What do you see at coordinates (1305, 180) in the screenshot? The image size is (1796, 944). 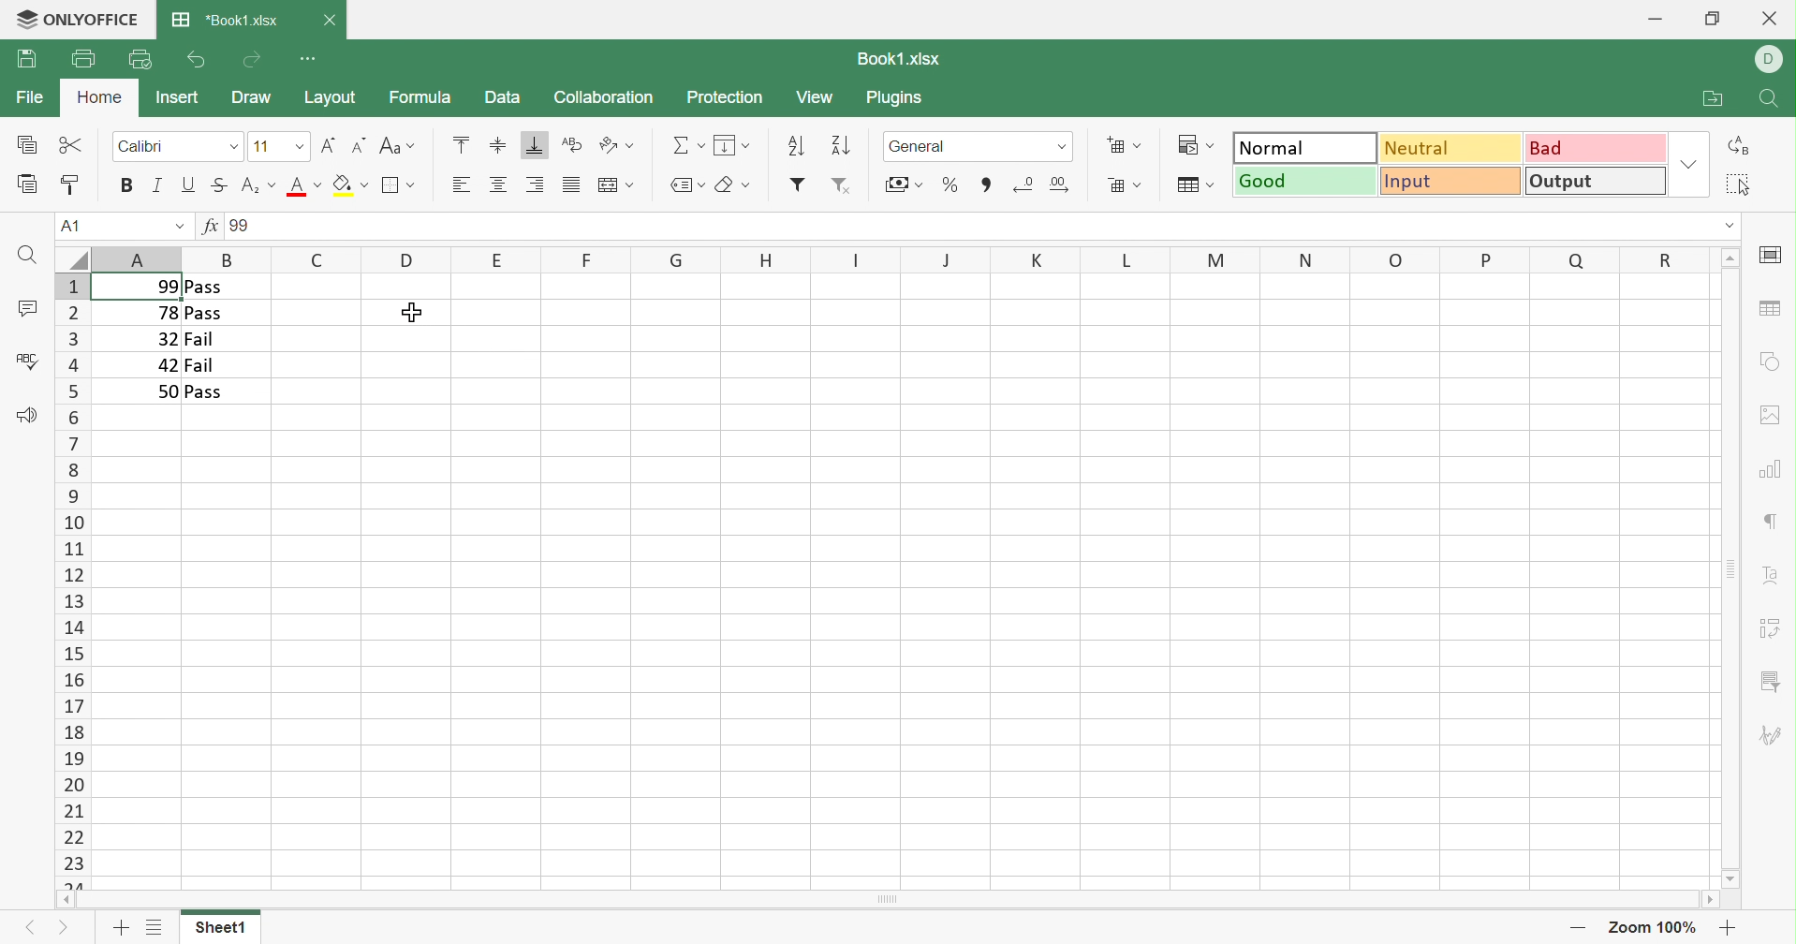 I see `Good` at bounding box center [1305, 180].